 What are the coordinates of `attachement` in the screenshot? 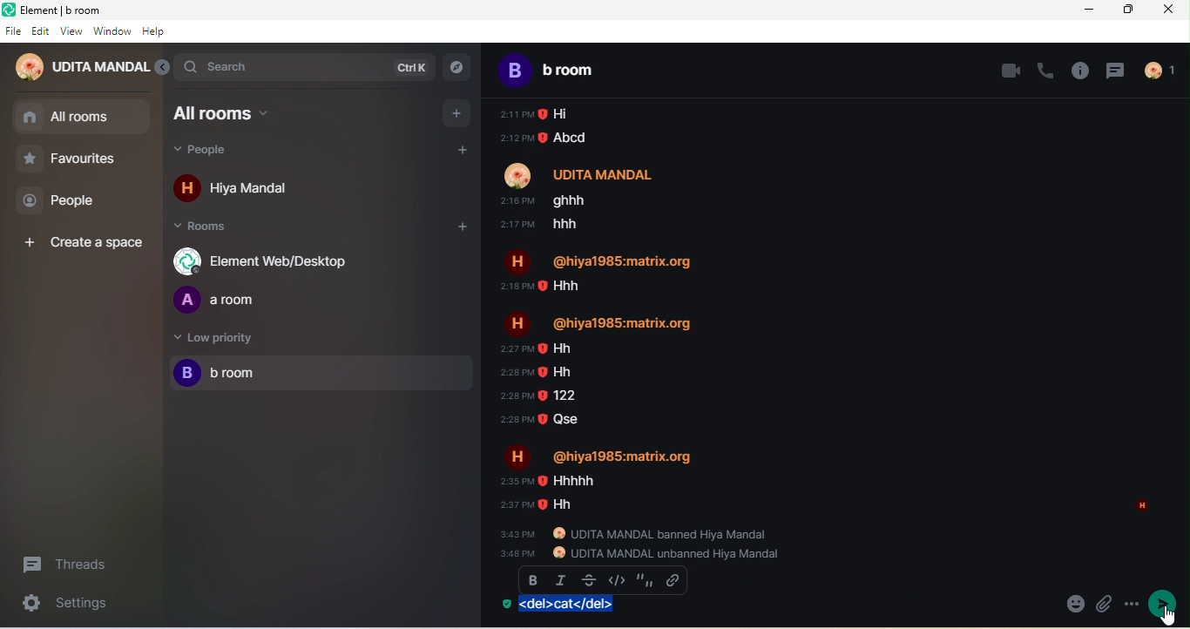 It's located at (1076, 605).